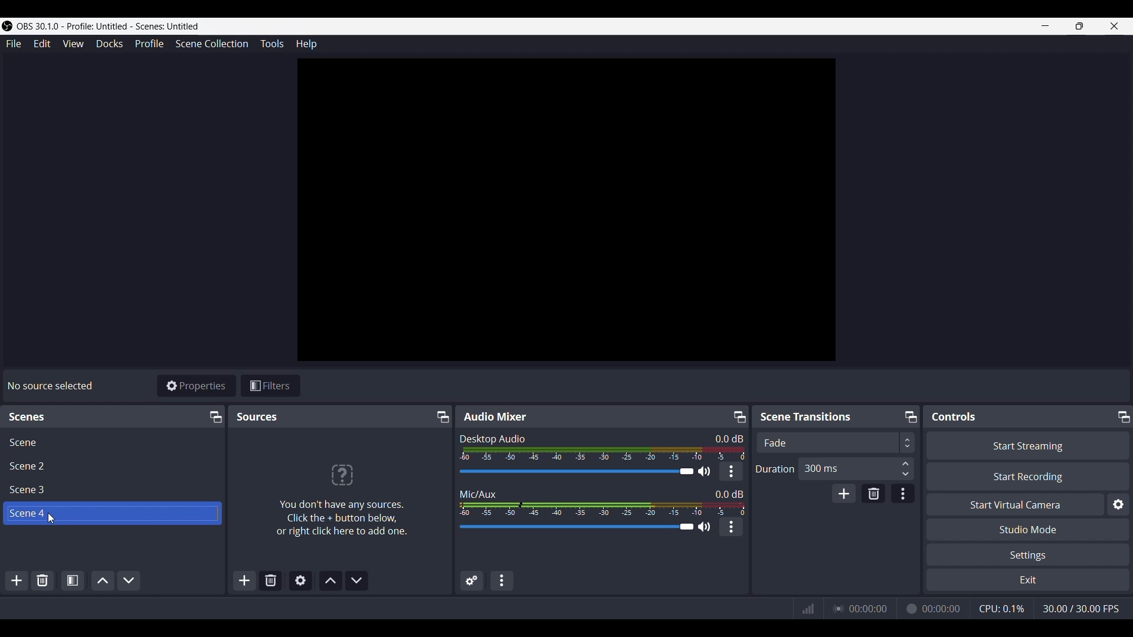 The width and height of the screenshot is (1133, 637). What do you see at coordinates (971, 442) in the screenshot?
I see `Transition Type Dropdown` at bounding box center [971, 442].